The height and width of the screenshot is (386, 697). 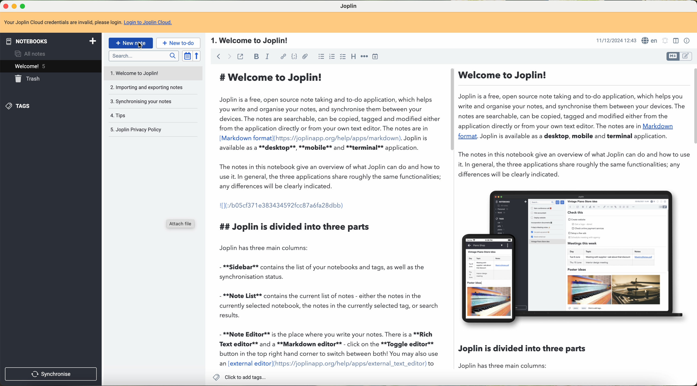 I want to click on new to-do, so click(x=178, y=43).